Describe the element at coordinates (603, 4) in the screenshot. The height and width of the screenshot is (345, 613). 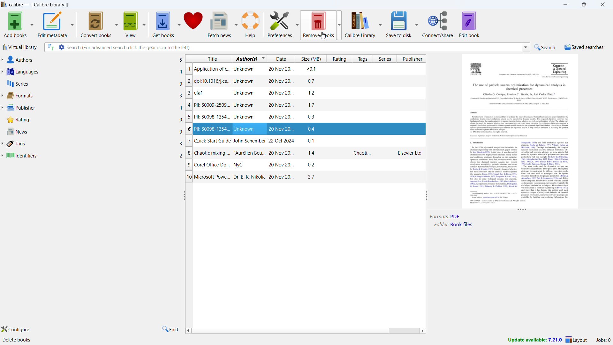
I see `close` at that location.